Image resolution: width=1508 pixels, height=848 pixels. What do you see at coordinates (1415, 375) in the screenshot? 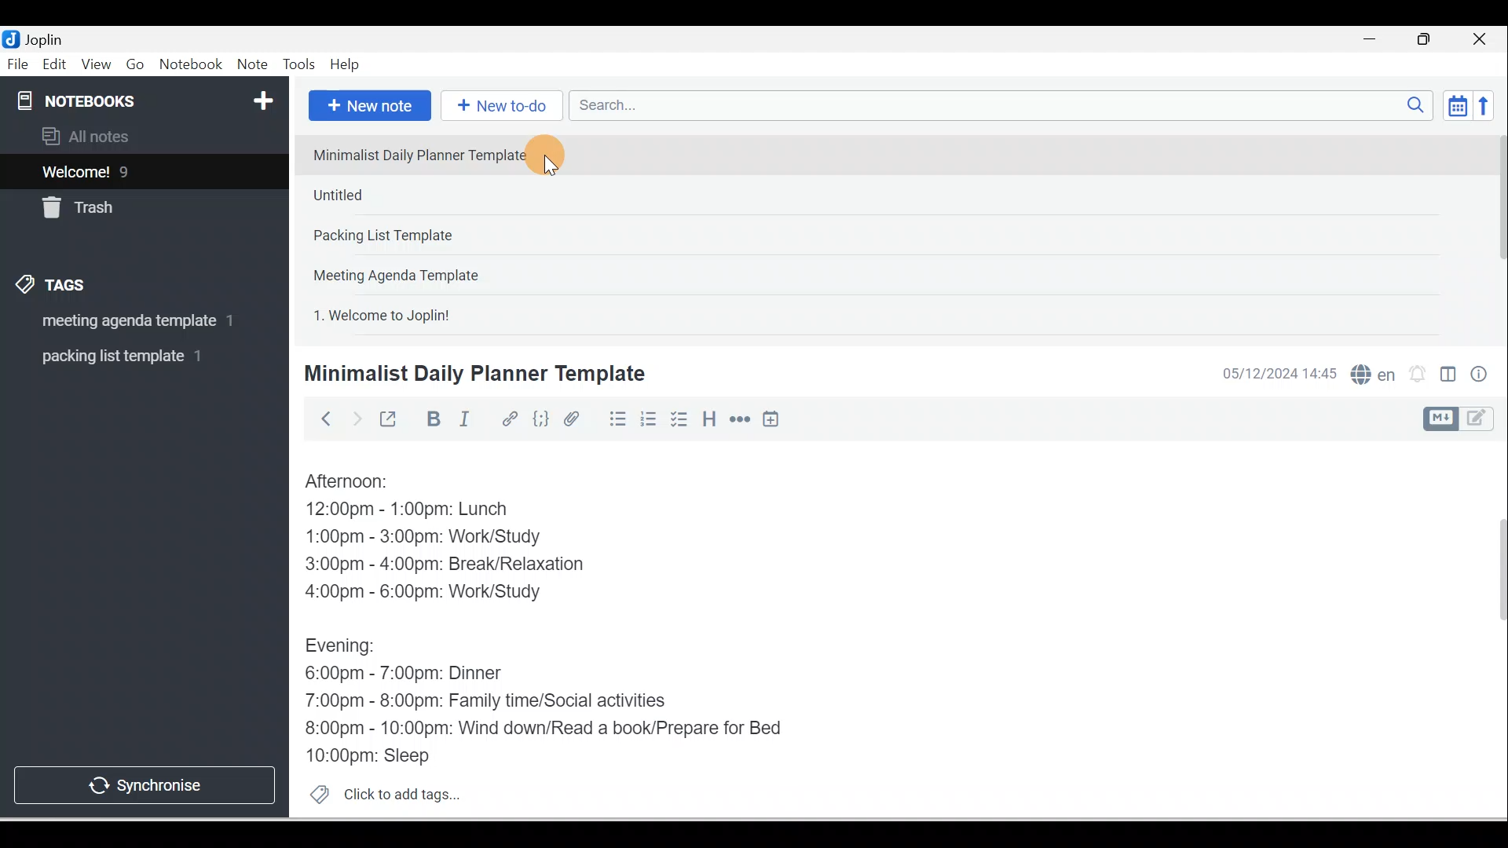
I see `Set alarm` at bounding box center [1415, 375].